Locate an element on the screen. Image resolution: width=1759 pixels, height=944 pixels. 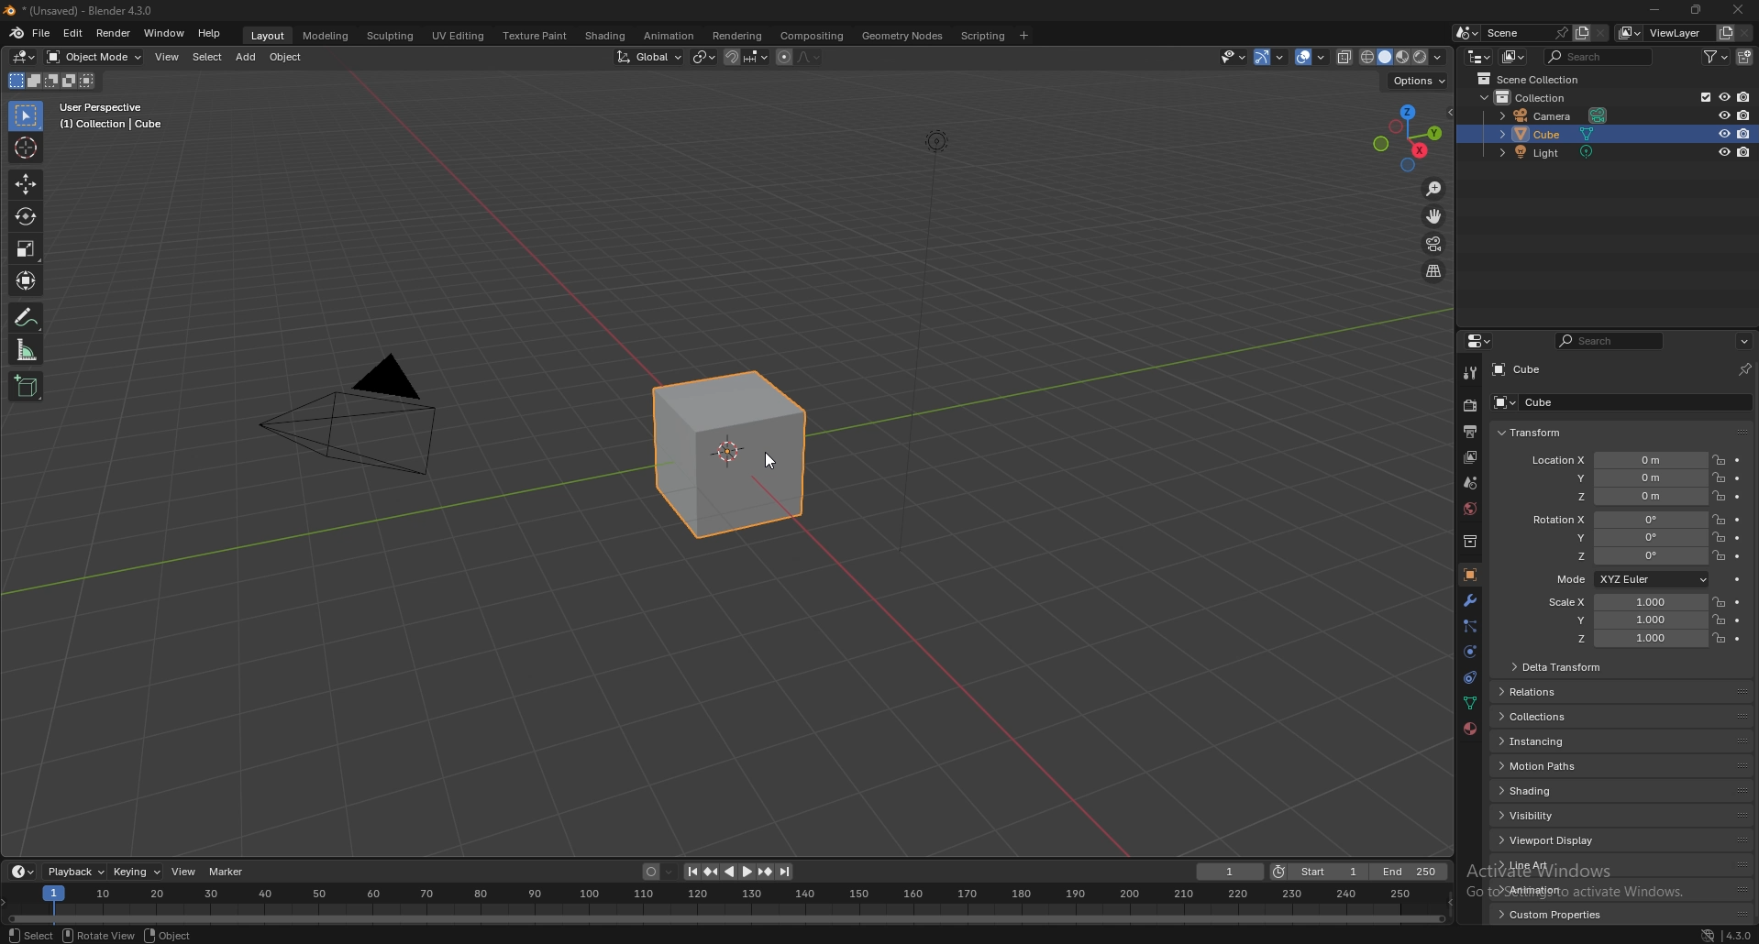
disable in renders is located at coordinates (1744, 97).